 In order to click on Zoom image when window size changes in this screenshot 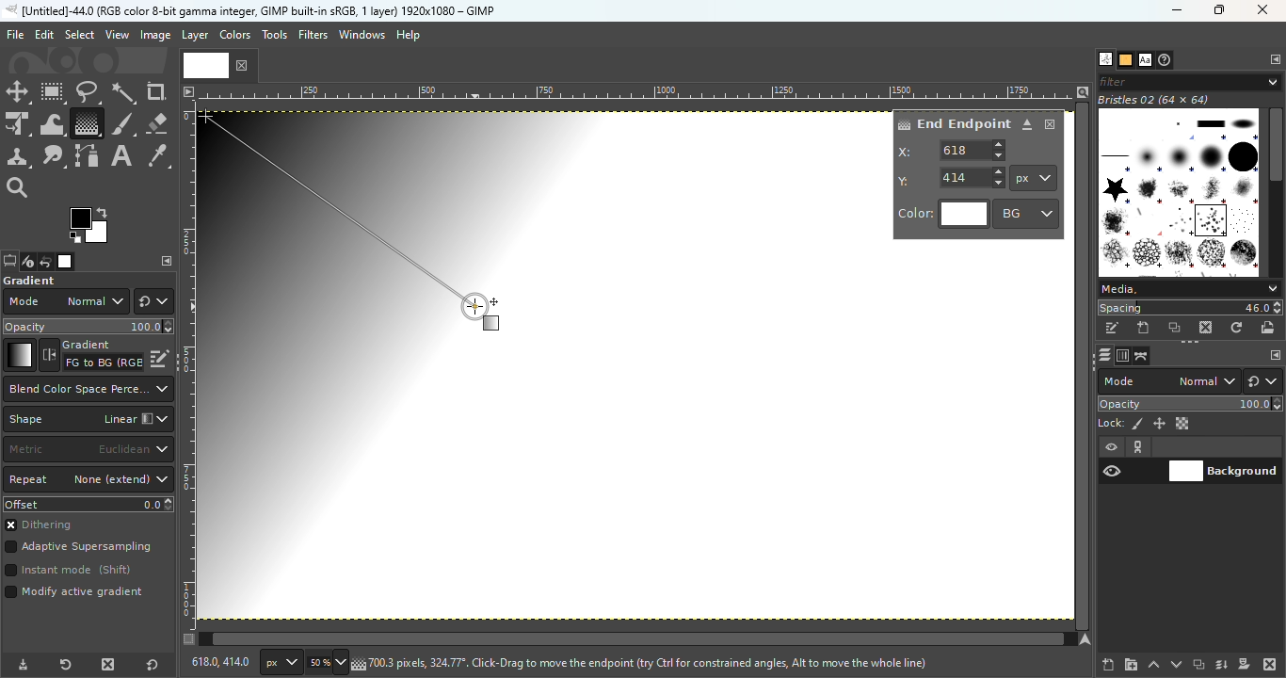, I will do `click(1083, 91)`.